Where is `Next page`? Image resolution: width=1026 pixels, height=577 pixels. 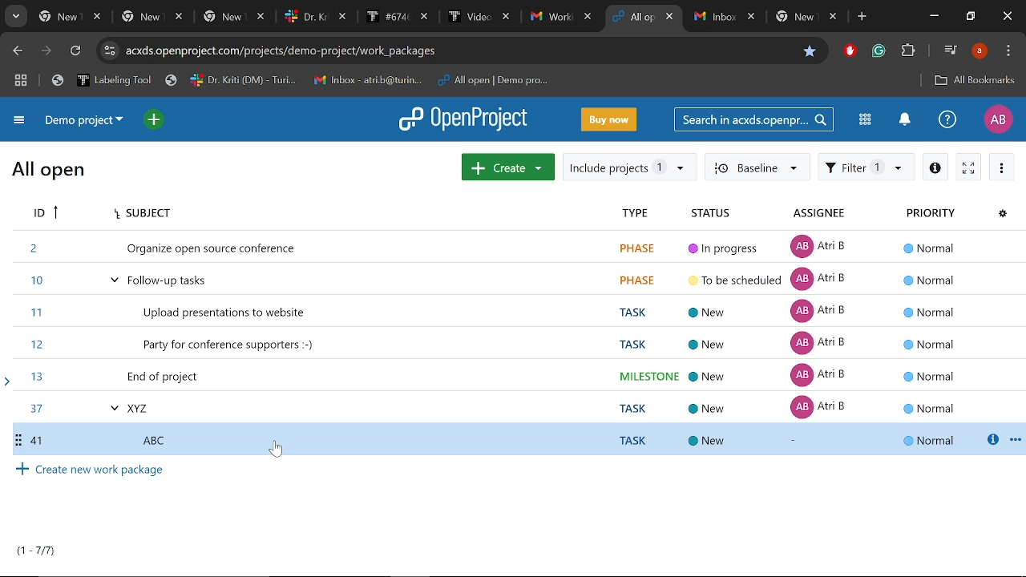 Next page is located at coordinates (46, 51).